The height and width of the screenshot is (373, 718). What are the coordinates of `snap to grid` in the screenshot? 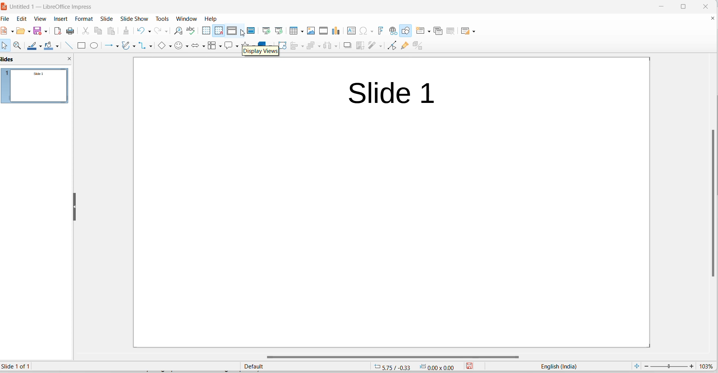 It's located at (219, 31).